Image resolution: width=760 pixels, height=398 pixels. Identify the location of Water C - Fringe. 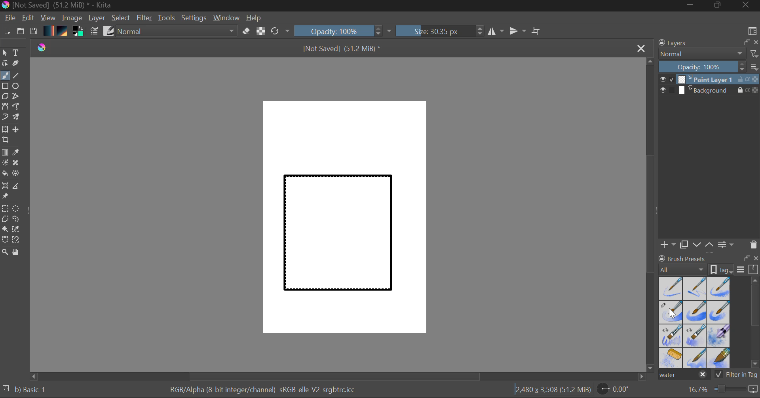
(671, 312).